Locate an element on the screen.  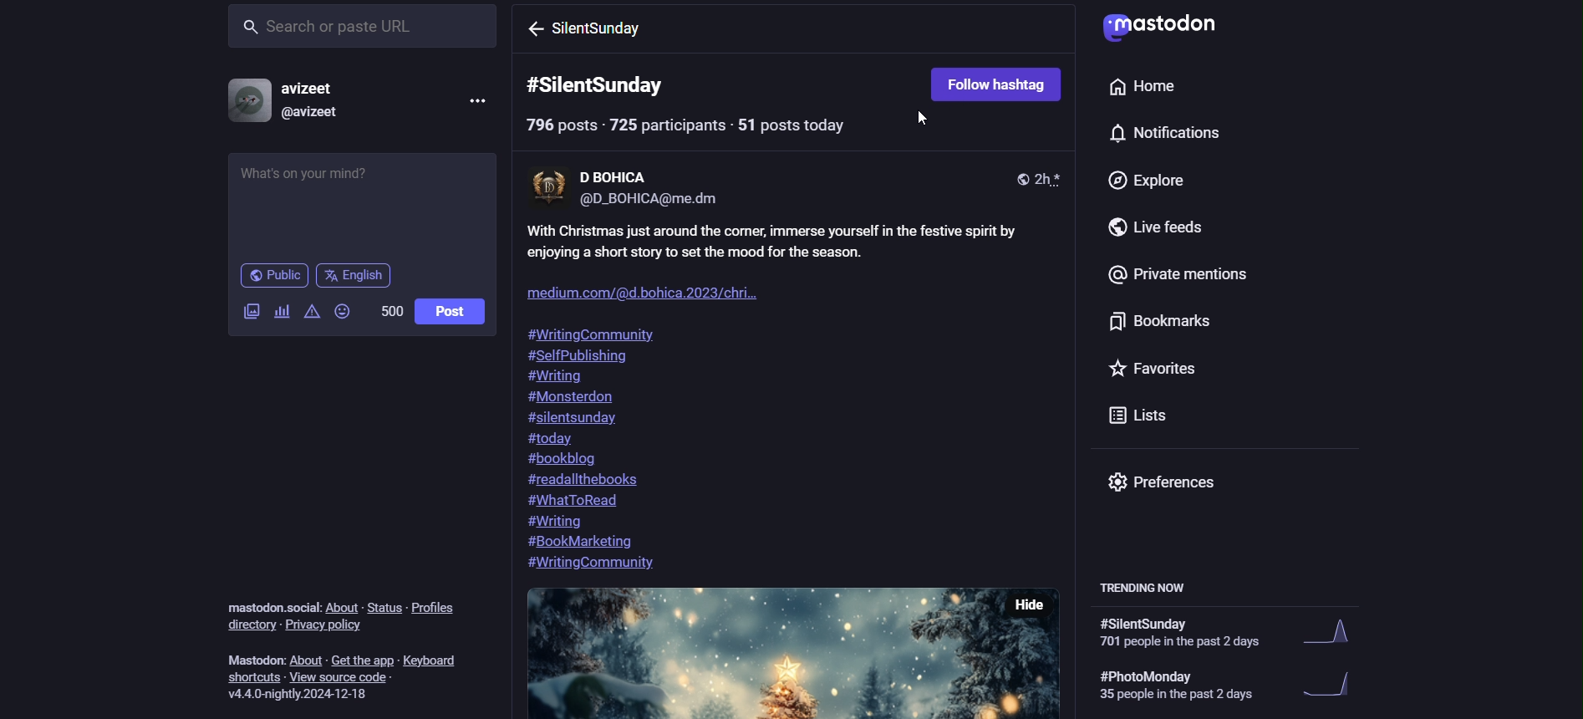
Live feeds is located at coordinates (1132, 227).